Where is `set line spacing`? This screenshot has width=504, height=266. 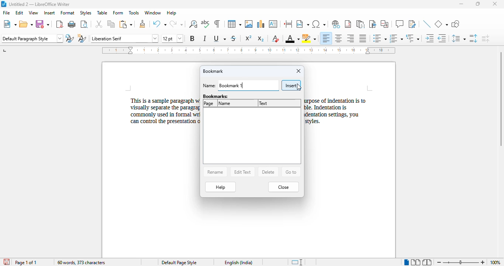 set line spacing is located at coordinates (458, 38).